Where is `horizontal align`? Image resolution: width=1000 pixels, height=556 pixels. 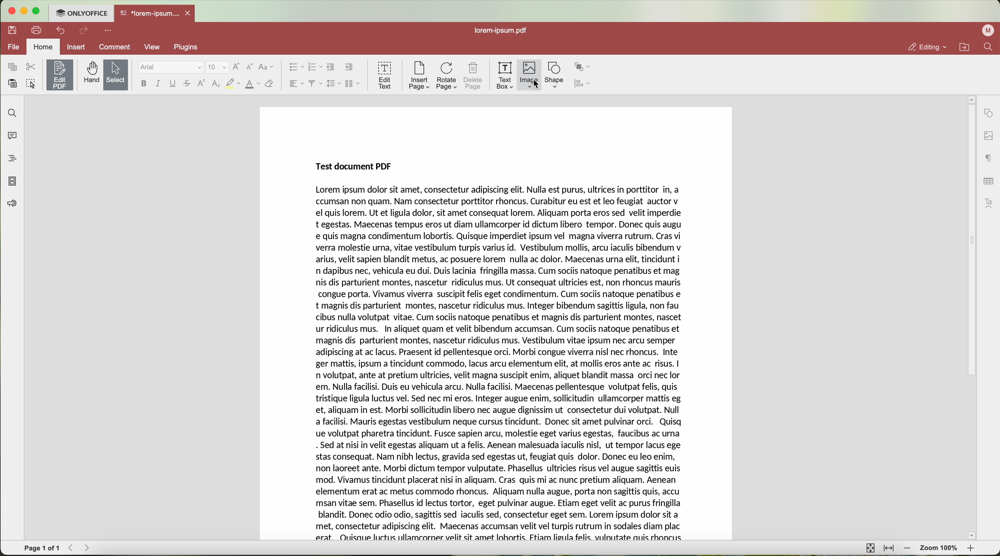 horizontal align is located at coordinates (295, 83).